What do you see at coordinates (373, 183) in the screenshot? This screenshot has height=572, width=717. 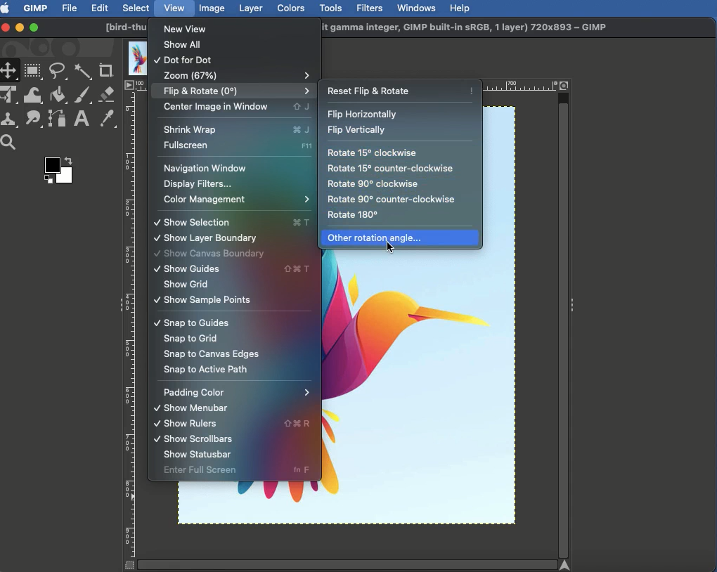 I see `Rotate 90 clockwise` at bounding box center [373, 183].